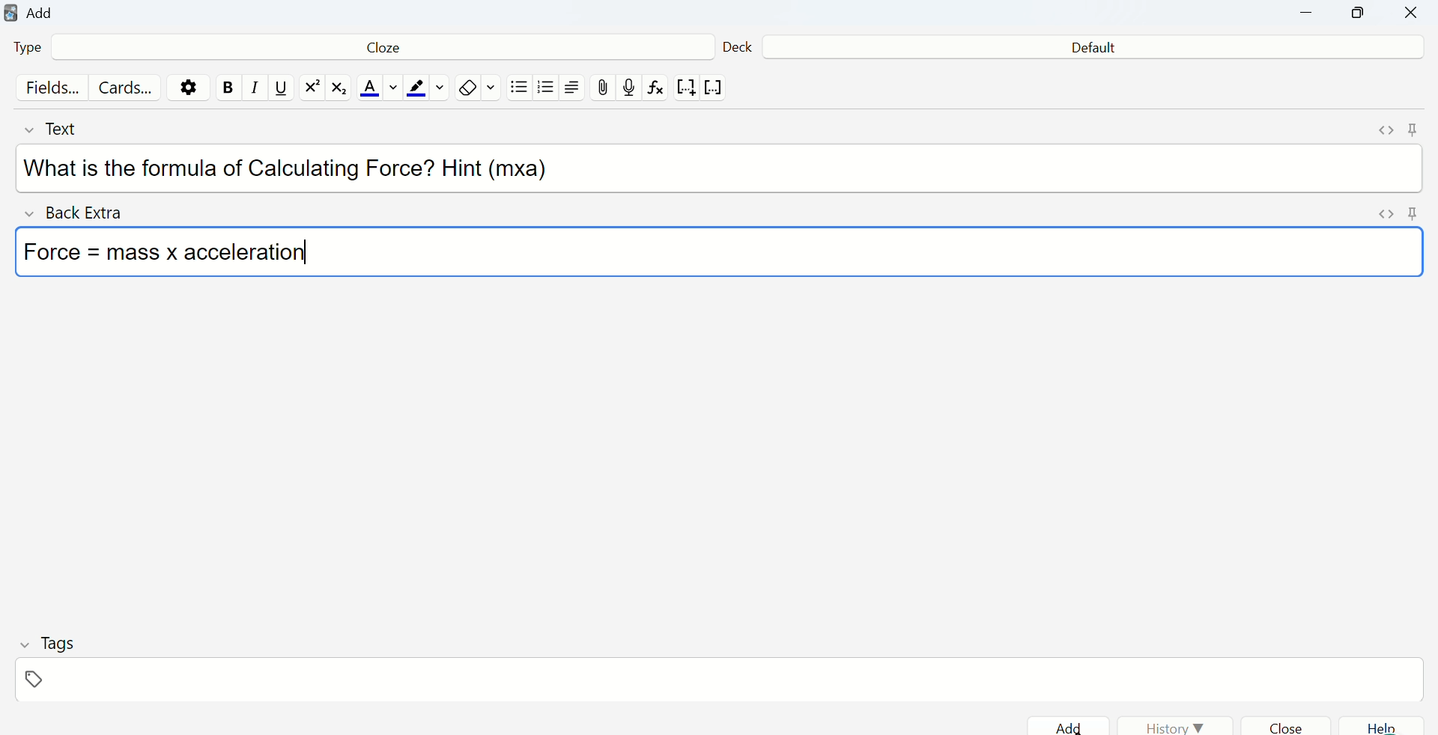  Describe the element at coordinates (576, 89) in the screenshot. I see `Align` at that location.